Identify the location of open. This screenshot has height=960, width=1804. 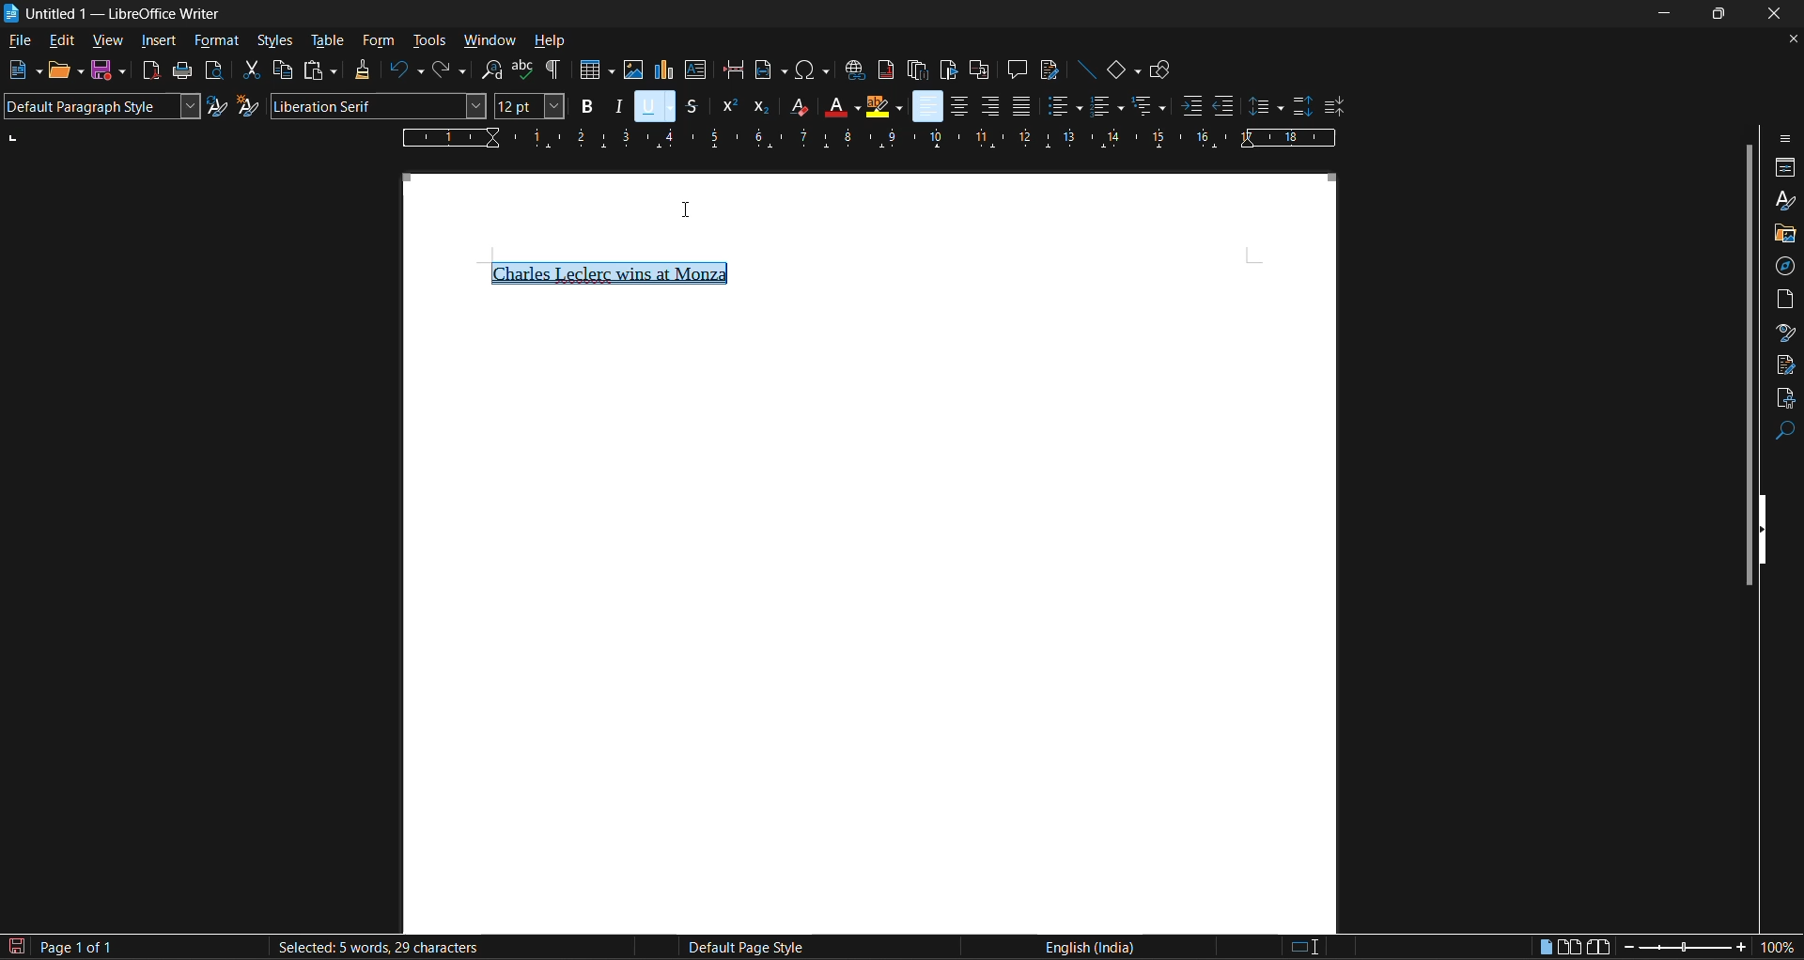
(70, 72).